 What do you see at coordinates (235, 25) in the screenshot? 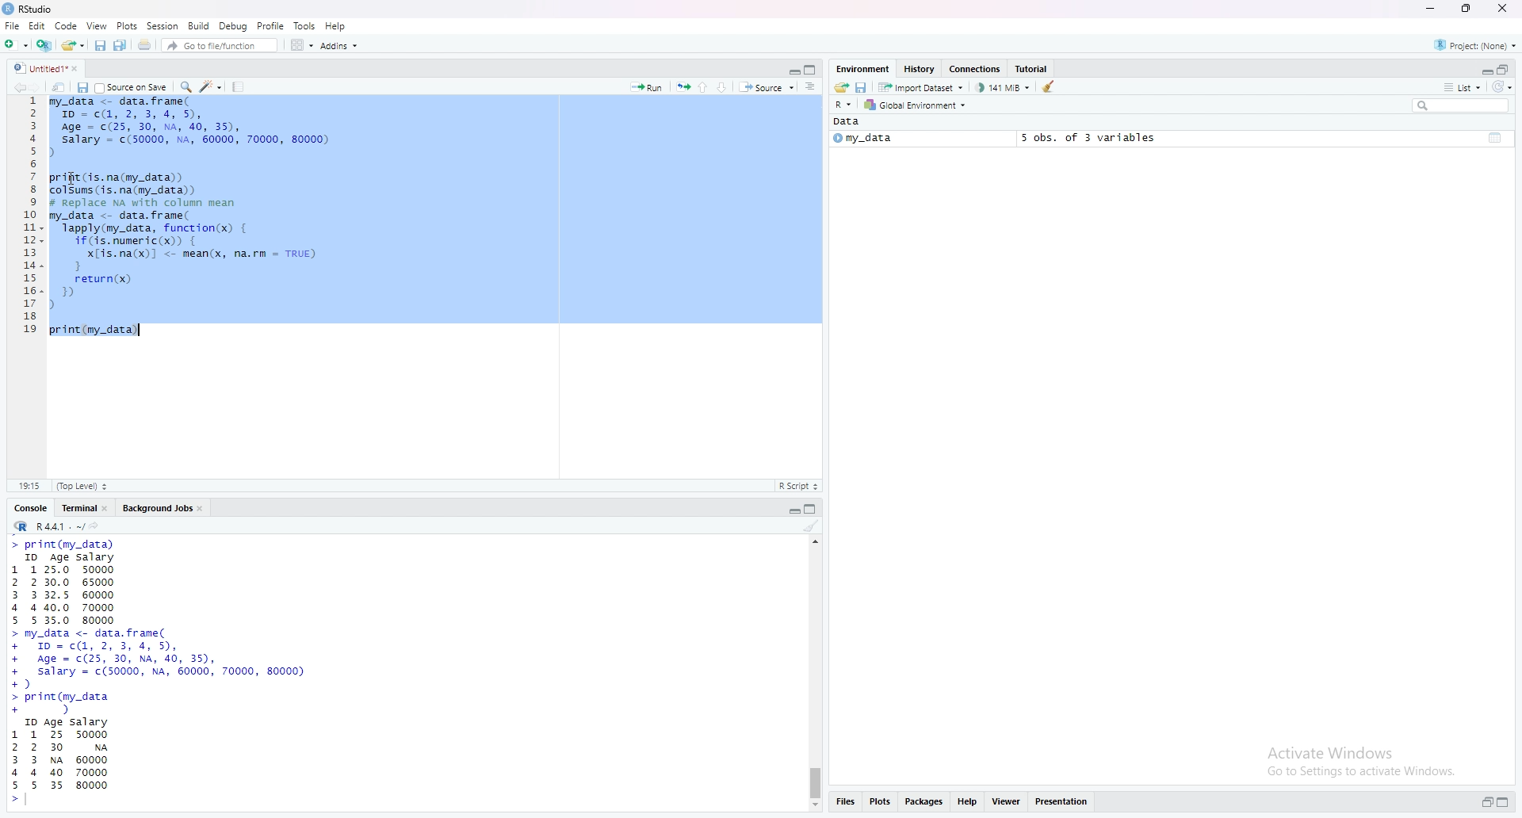
I see `Debug` at bounding box center [235, 25].